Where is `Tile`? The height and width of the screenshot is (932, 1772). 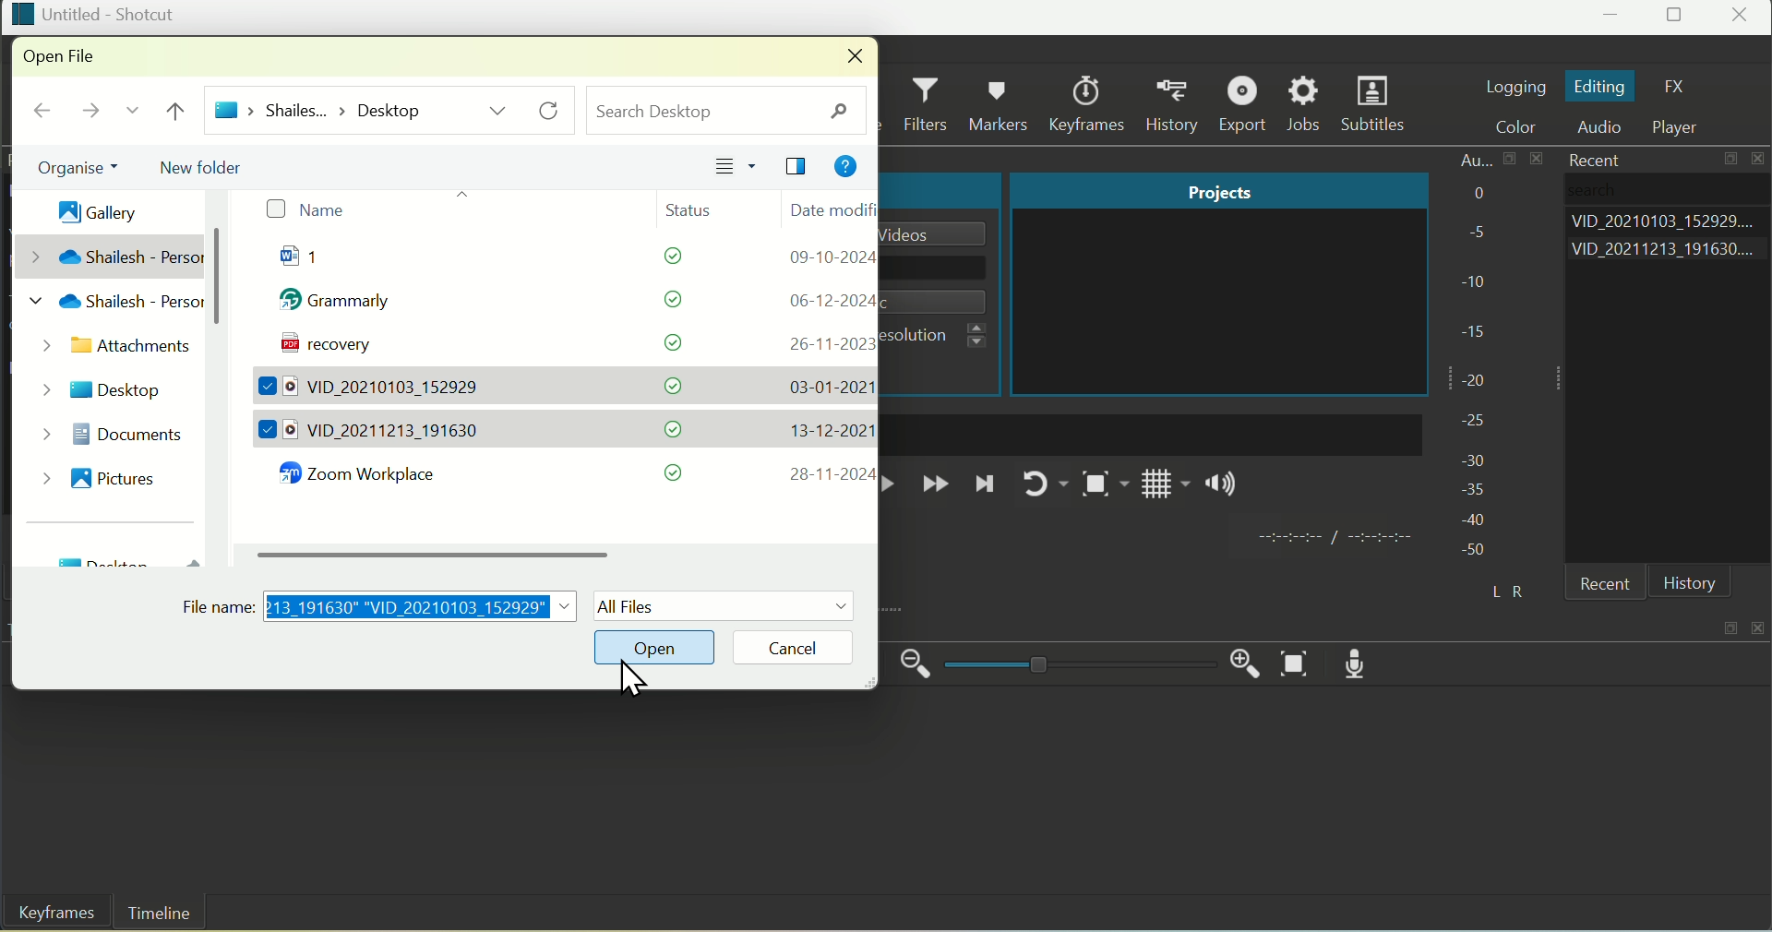 Tile is located at coordinates (799, 168).